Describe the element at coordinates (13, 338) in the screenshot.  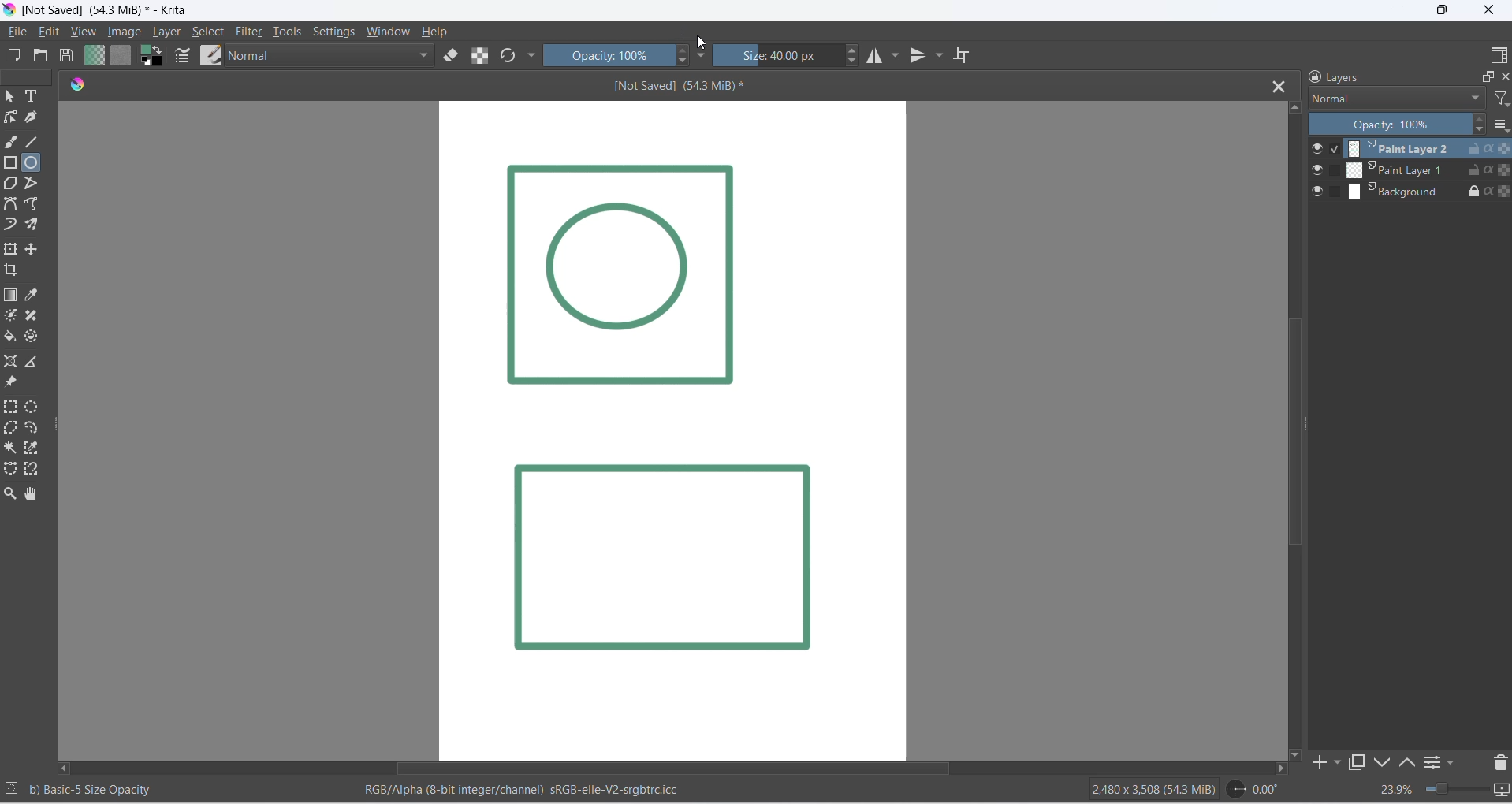
I see `fill color` at that location.